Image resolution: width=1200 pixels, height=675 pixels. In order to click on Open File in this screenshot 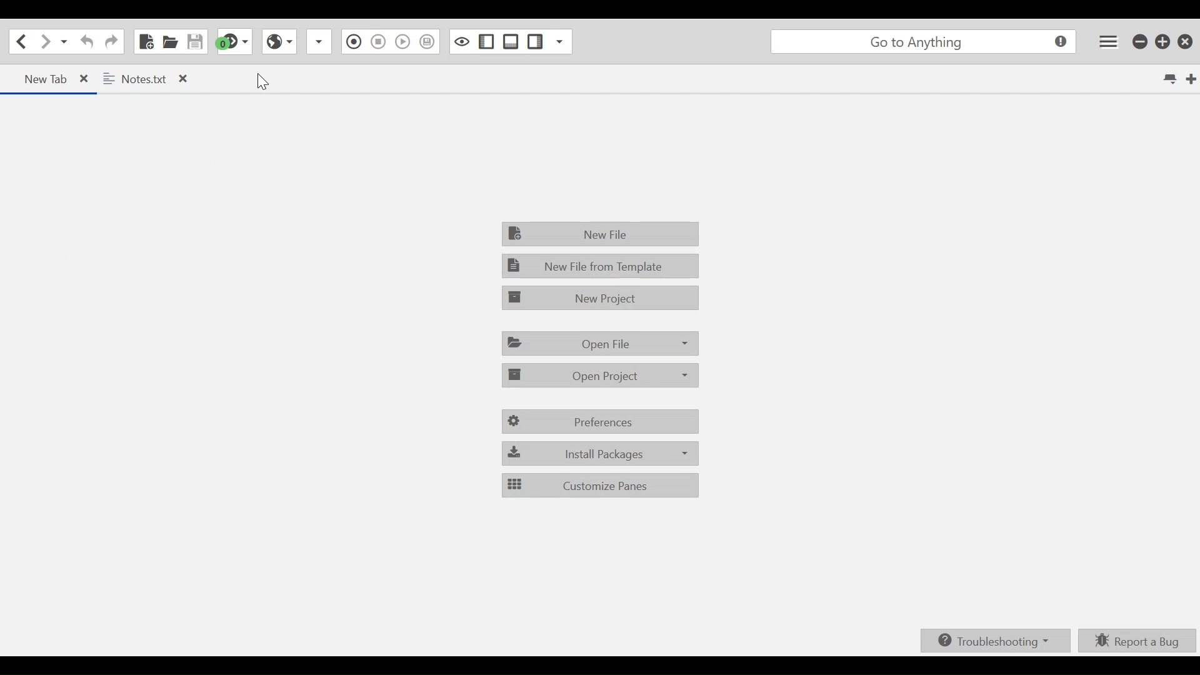, I will do `click(599, 344)`.